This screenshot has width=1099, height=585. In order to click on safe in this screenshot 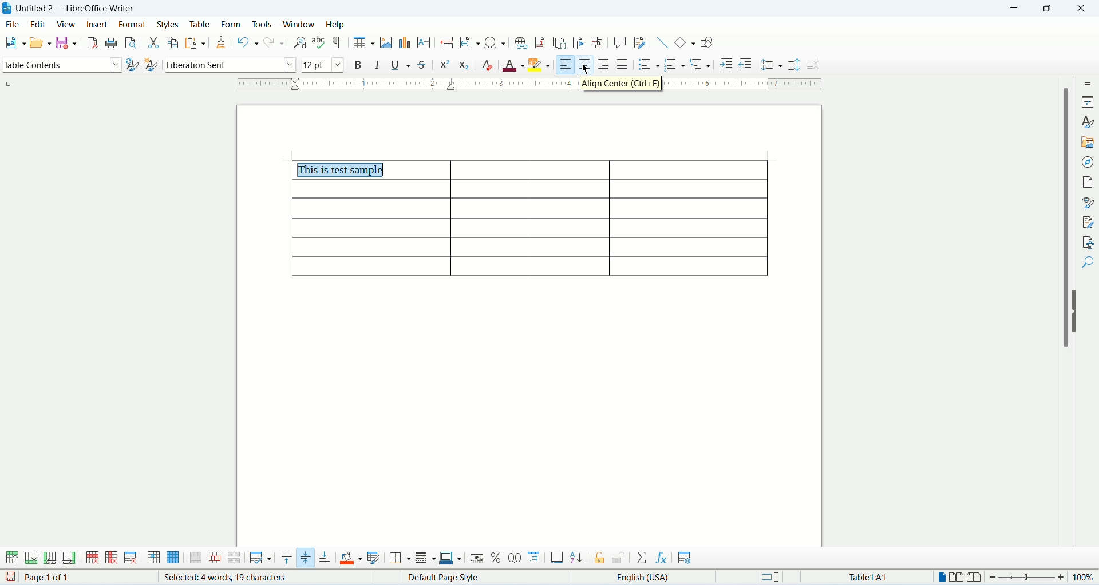, I will do `click(66, 42)`.